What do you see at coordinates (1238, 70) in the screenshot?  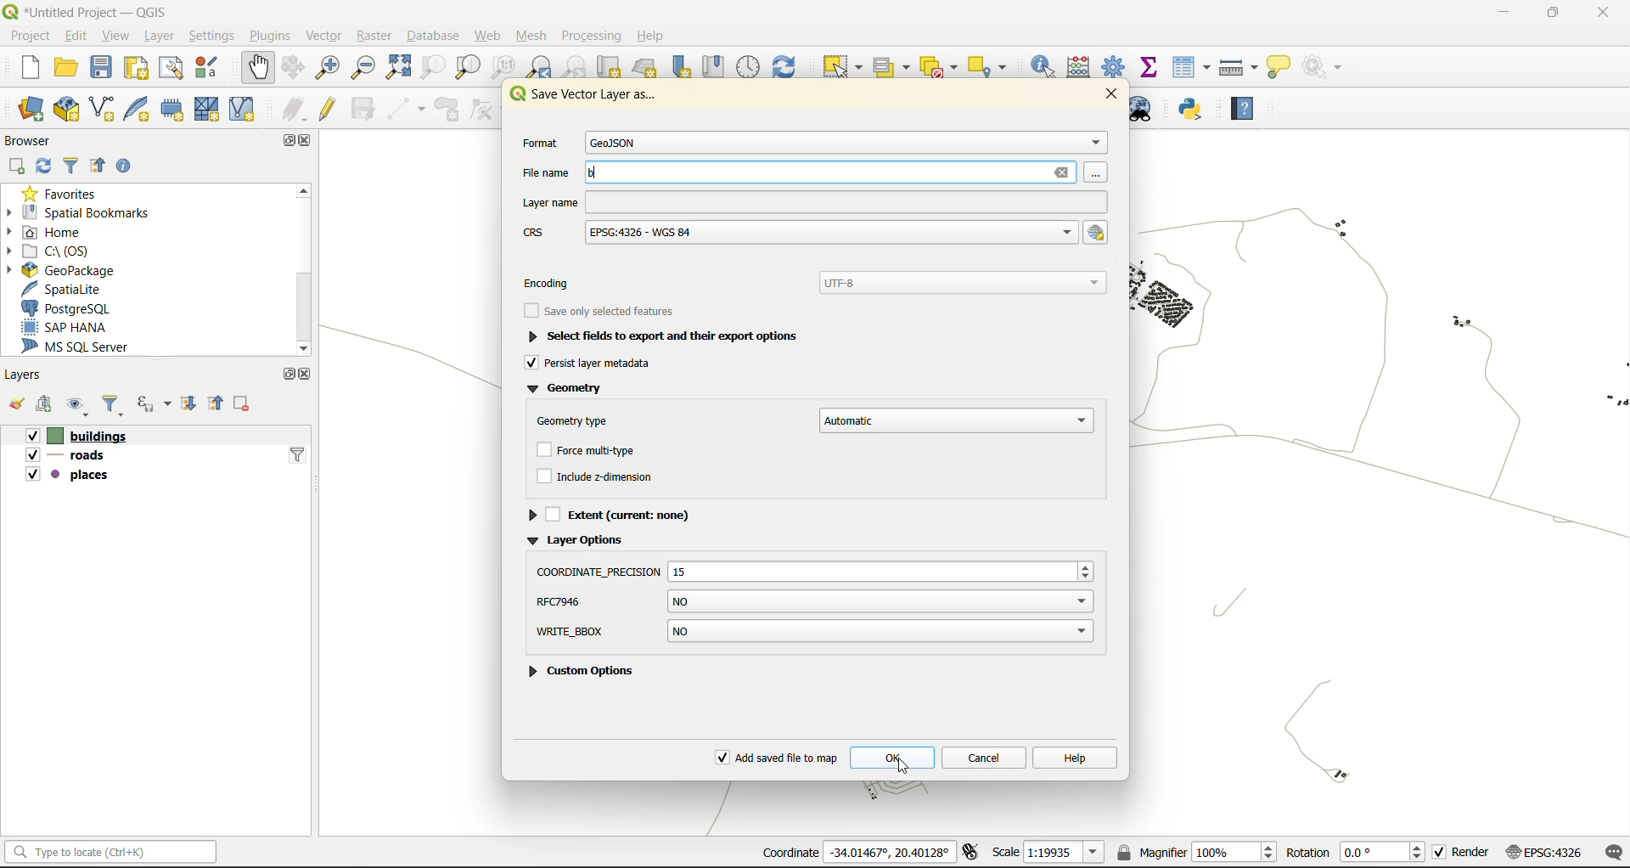 I see `measure line` at bounding box center [1238, 70].